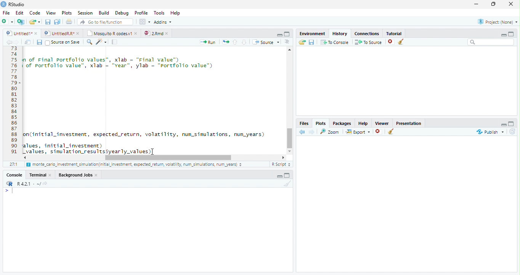 This screenshot has height=275, width=520. Describe the element at coordinates (279, 176) in the screenshot. I see `Hide` at that location.